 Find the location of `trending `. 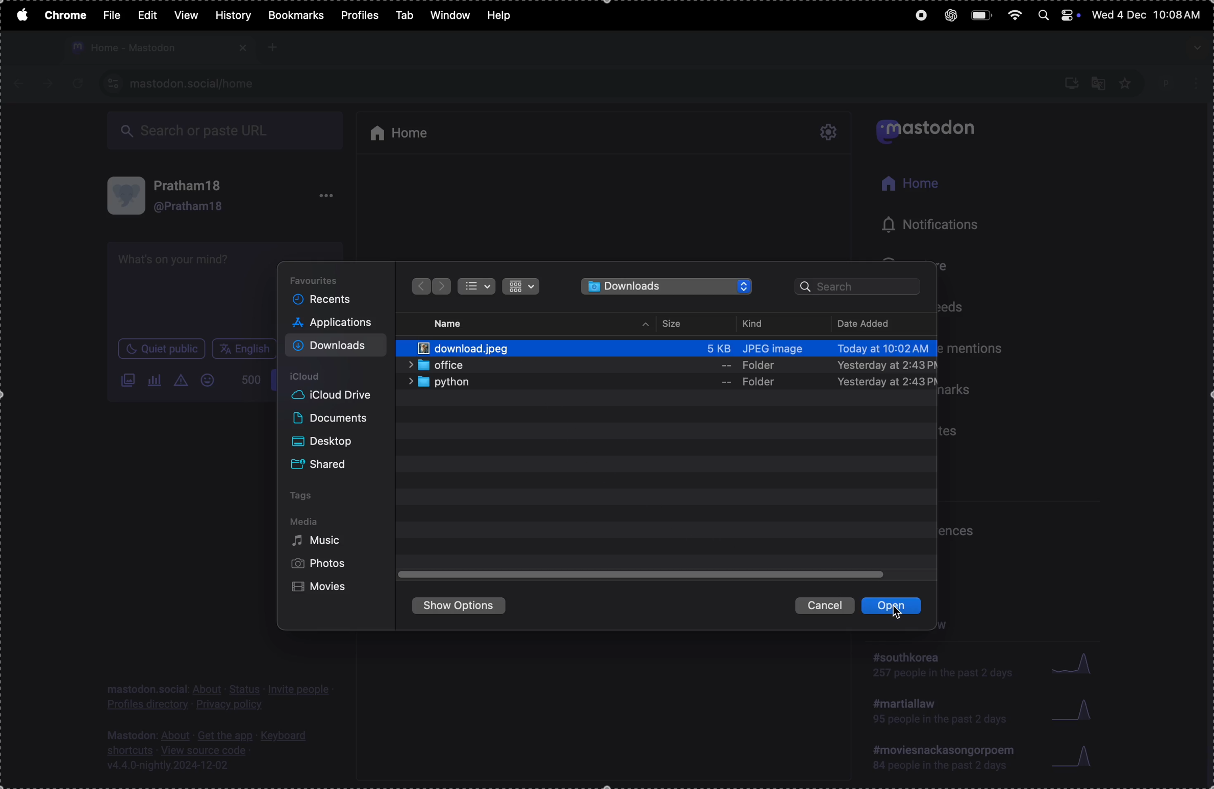

trending  is located at coordinates (945, 760).